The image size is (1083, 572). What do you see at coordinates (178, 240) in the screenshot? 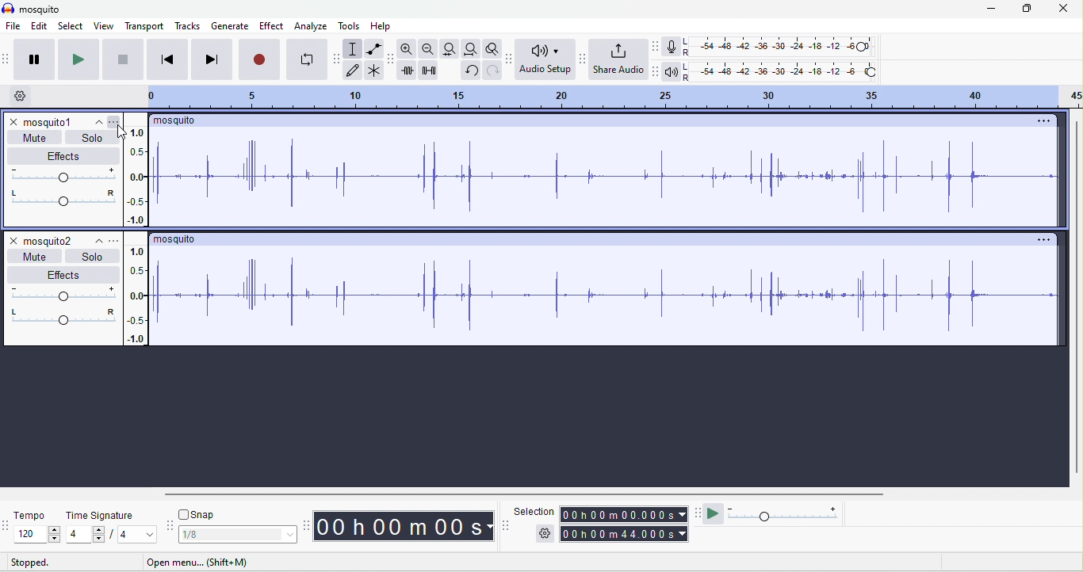
I see `title ` at bounding box center [178, 240].